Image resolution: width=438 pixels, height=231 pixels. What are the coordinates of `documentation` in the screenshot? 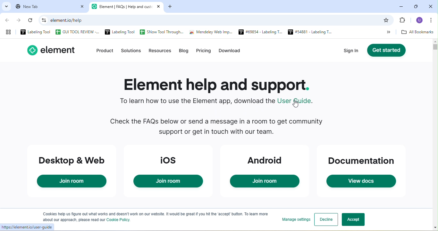 It's located at (366, 161).